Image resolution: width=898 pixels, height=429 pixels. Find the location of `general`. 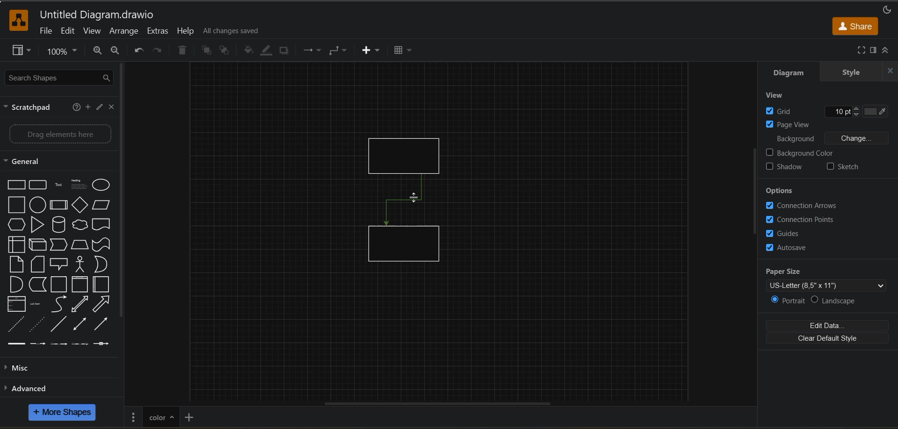

general is located at coordinates (30, 162).